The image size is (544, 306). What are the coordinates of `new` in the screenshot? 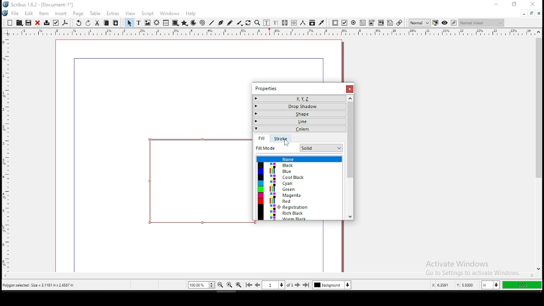 It's located at (10, 22).